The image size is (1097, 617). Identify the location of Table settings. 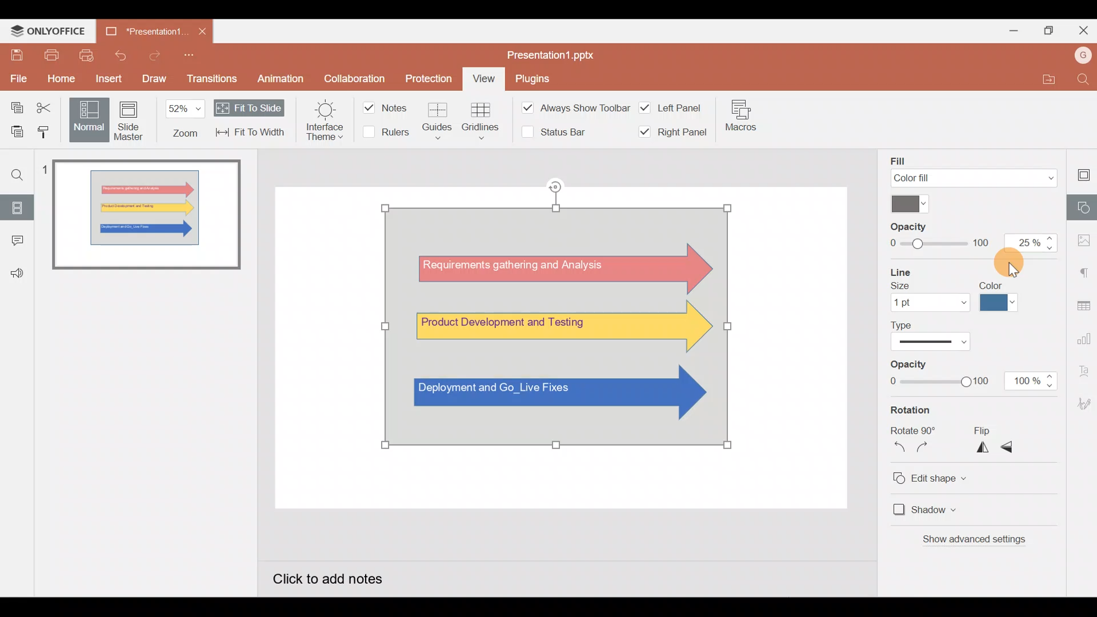
(1083, 302).